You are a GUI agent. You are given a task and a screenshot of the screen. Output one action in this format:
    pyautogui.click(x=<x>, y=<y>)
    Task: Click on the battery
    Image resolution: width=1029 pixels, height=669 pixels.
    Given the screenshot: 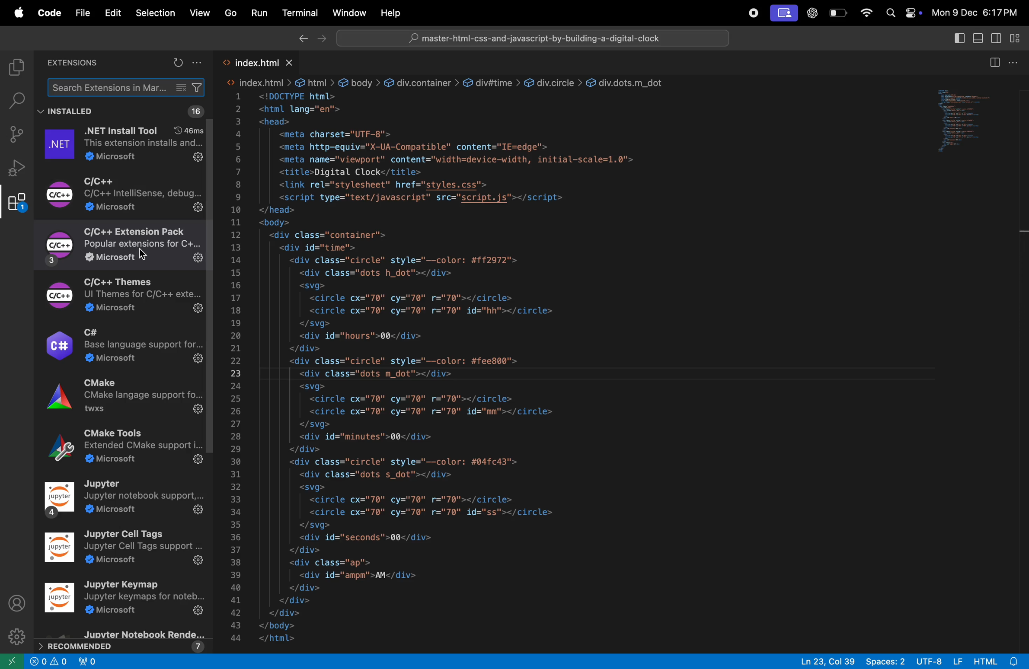 What is the action you would take?
    pyautogui.click(x=837, y=13)
    